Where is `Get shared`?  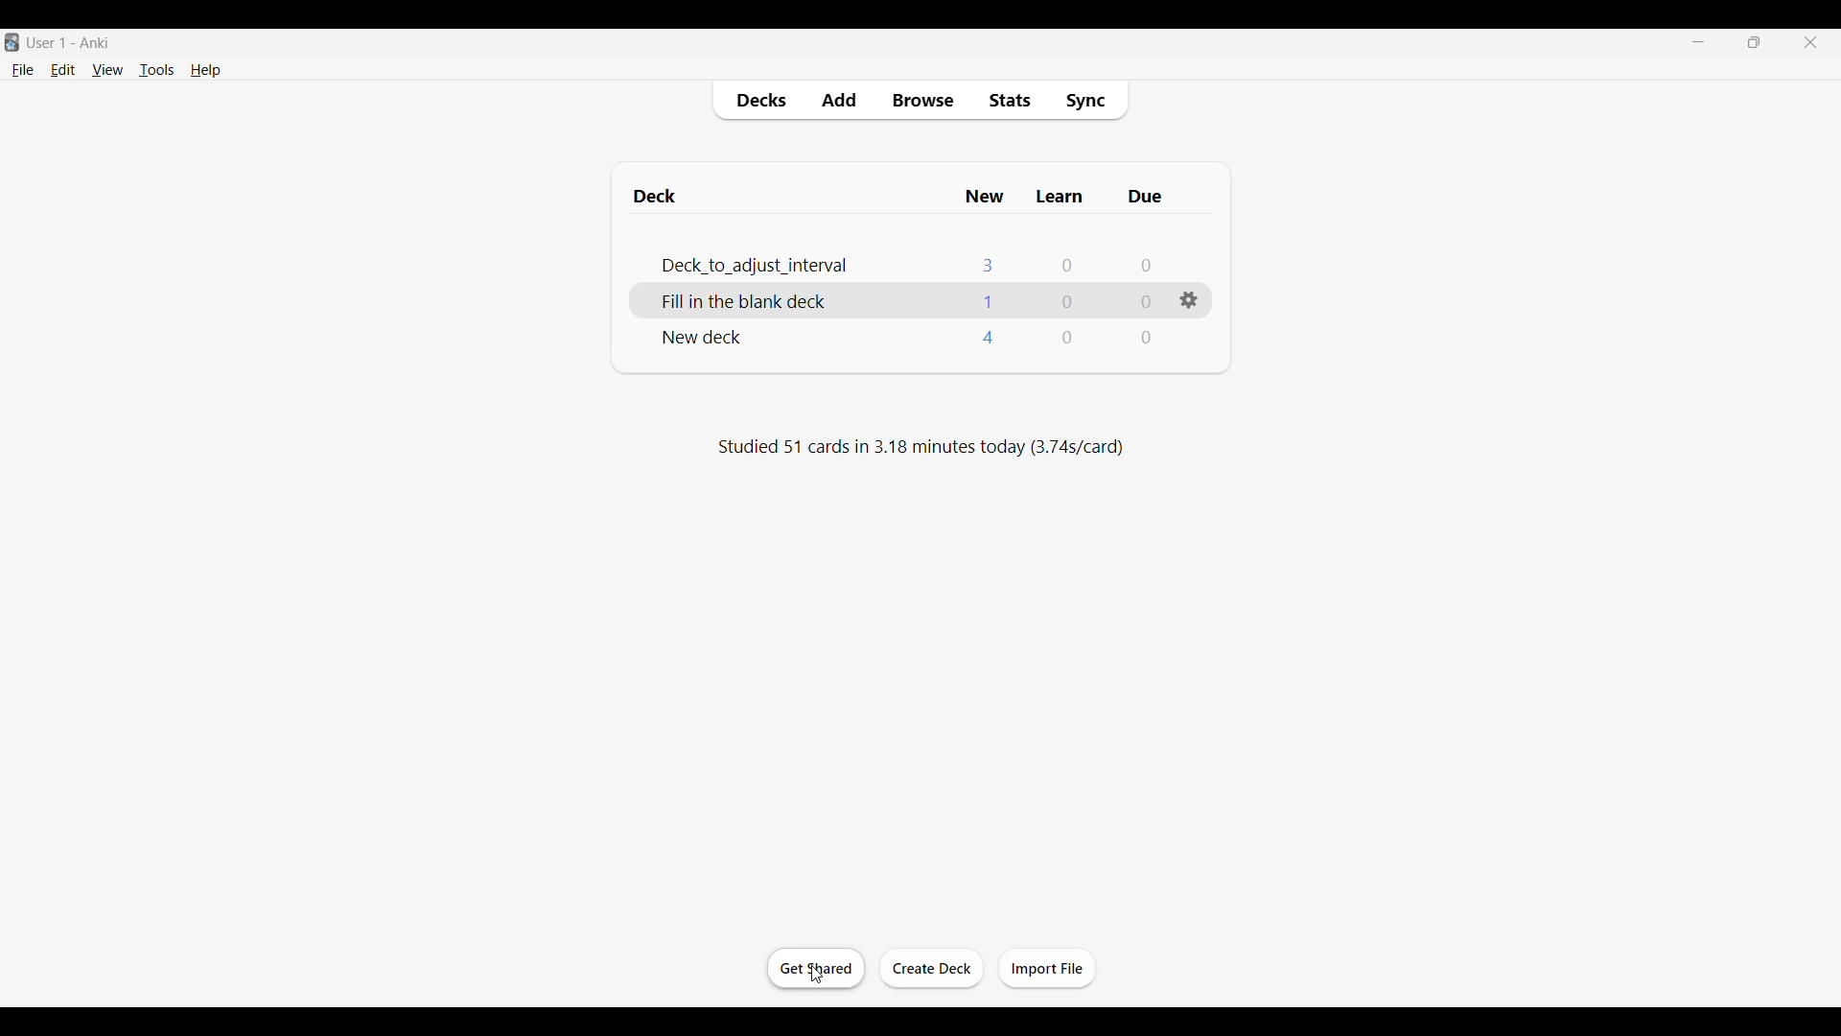
Get shared is located at coordinates (816, 969).